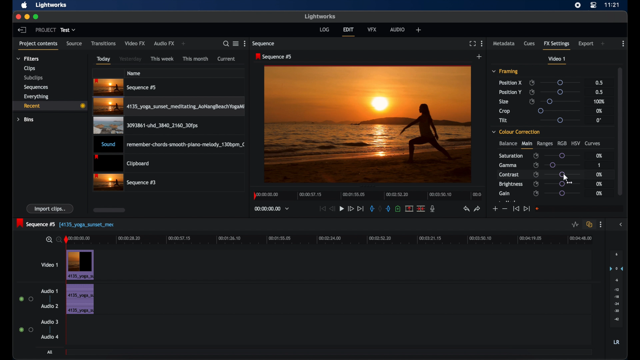 The height and width of the screenshot is (360, 640). Describe the element at coordinates (505, 209) in the screenshot. I see `decrement` at that location.